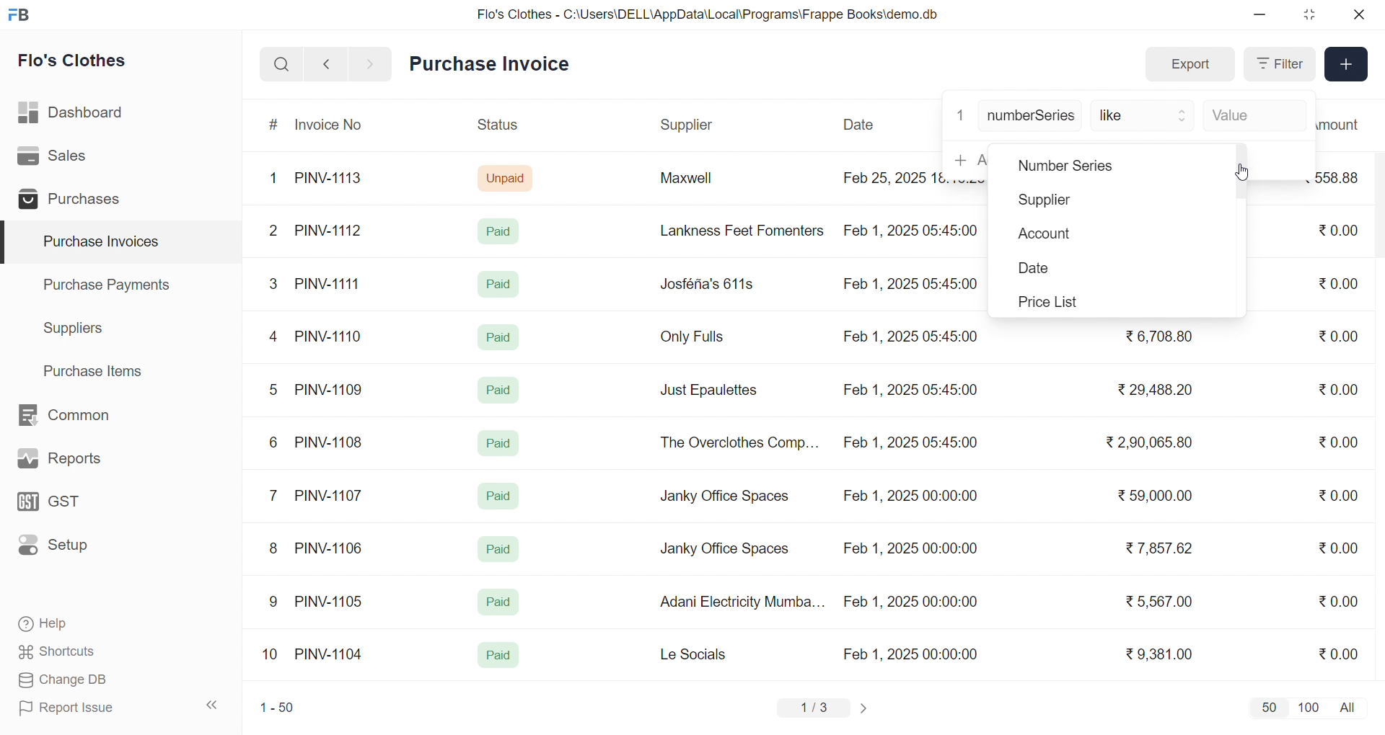 The height and width of the screenshot is (735, 1385). I want to click on ₹0.00, so click(1338, 336).